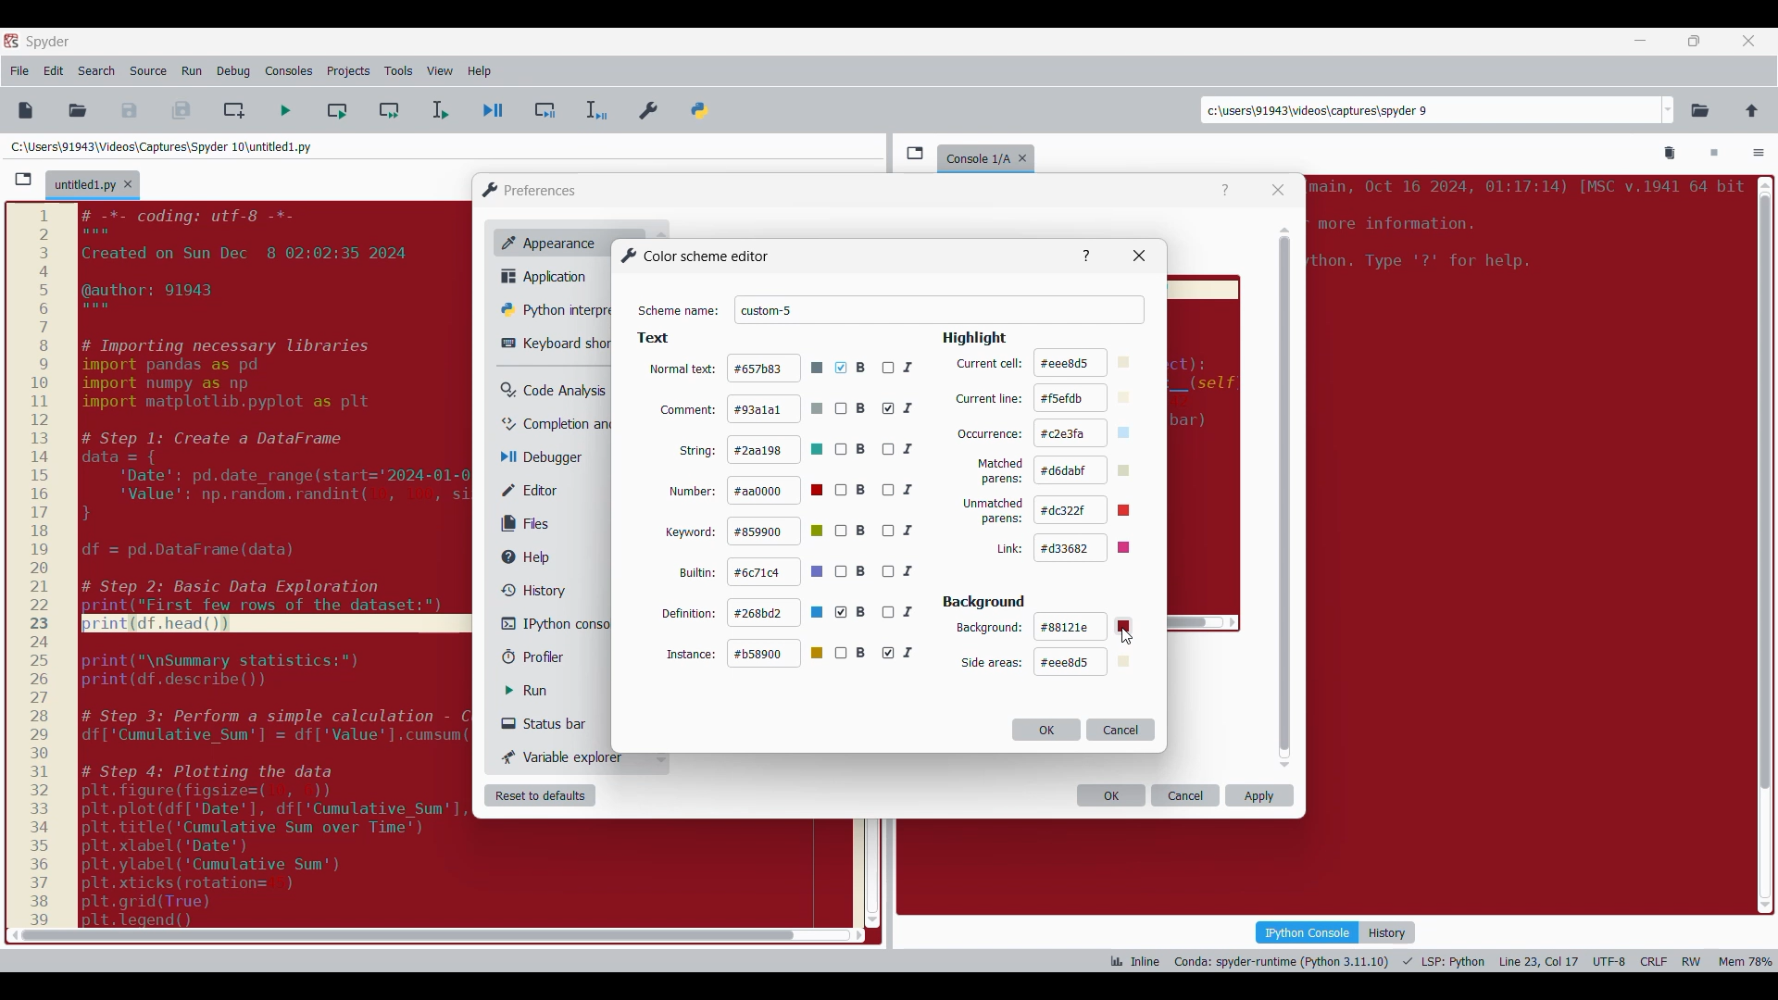 Image resolution: width=1778 pixels, height=1000 pixels. I want to click on Close tab, so click(1748, 41).